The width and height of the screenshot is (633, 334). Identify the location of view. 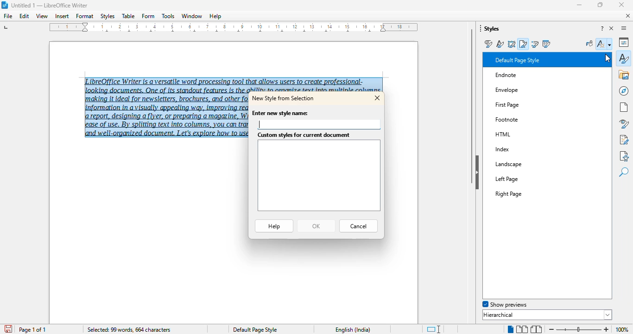
(42, 16).